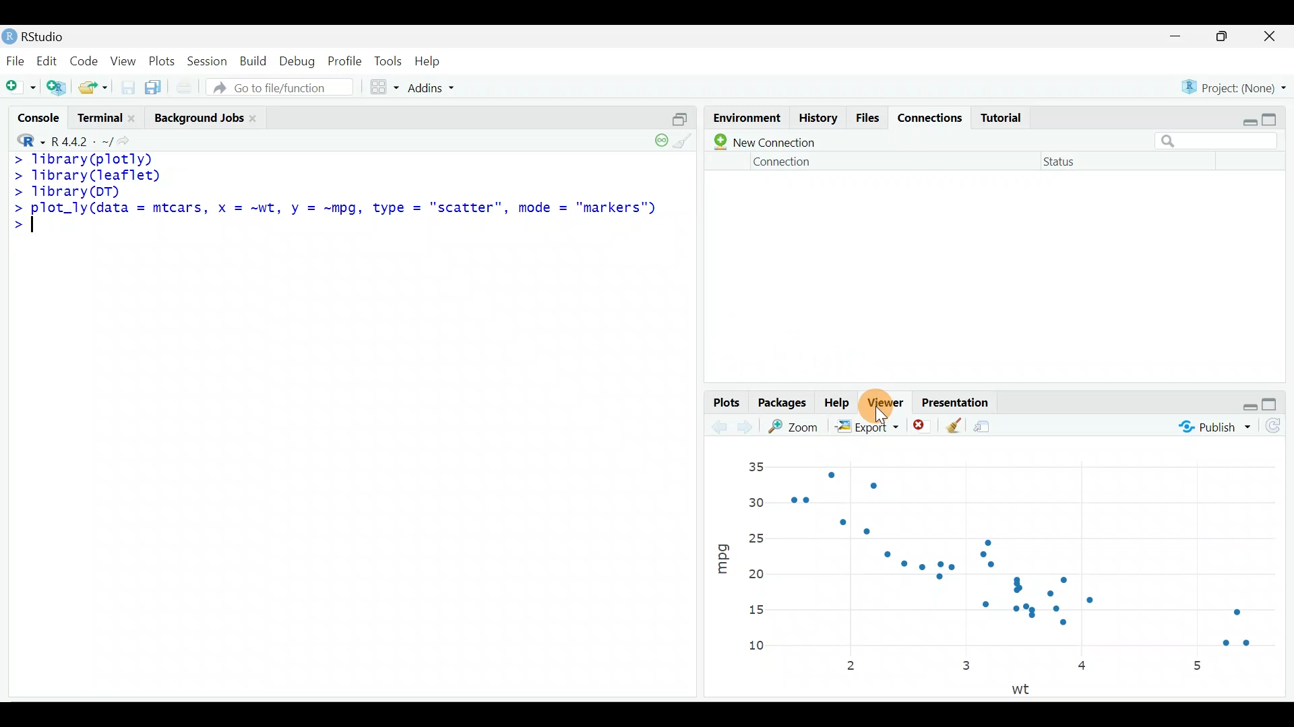 This screenshot has height=727, width=1294. Describe the element at coordinates (766, 141) in the screenshot. I see `New connection` at that location.